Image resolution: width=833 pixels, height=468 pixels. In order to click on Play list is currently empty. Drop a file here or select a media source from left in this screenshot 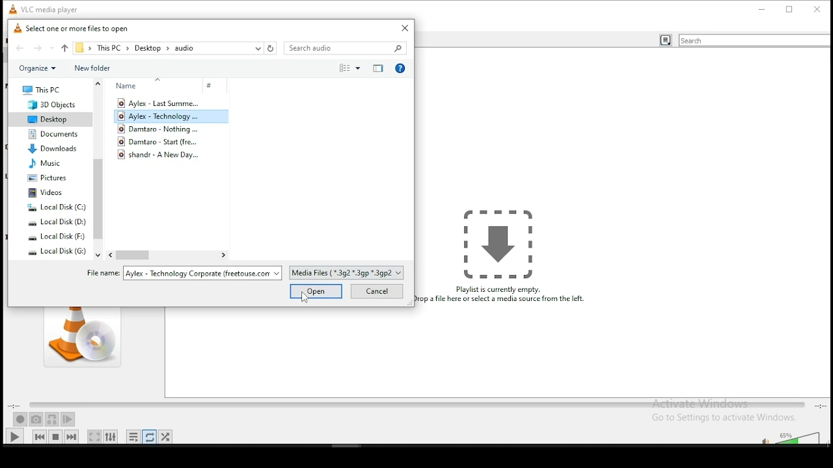, I will do `click(504, 257)`.